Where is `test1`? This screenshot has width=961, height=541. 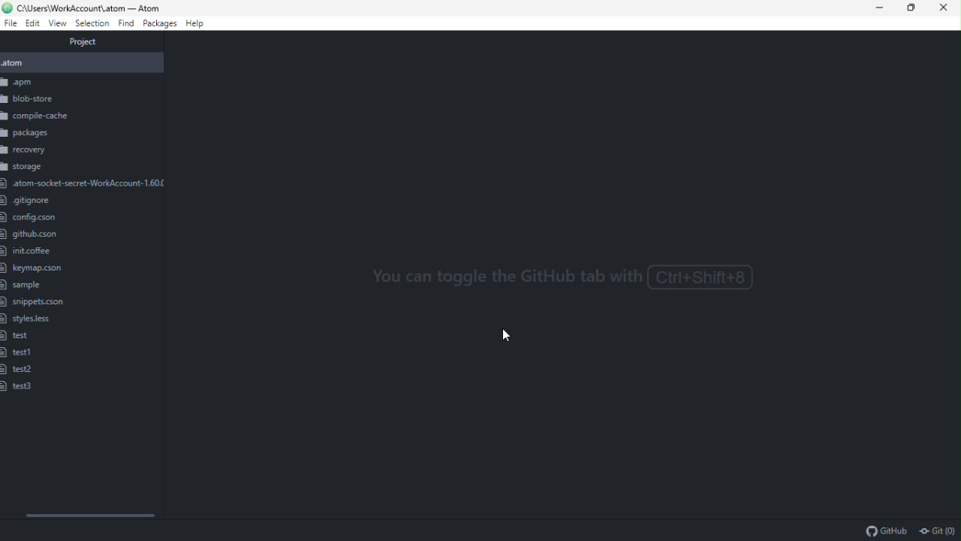
test1 is located at coordinates (18, 354).